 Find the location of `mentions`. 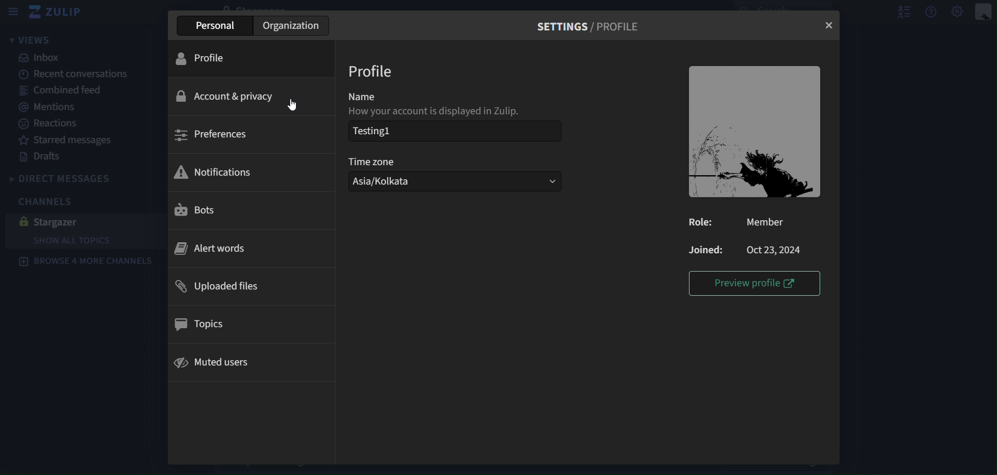

mentions is located at coordinates (52, 107).